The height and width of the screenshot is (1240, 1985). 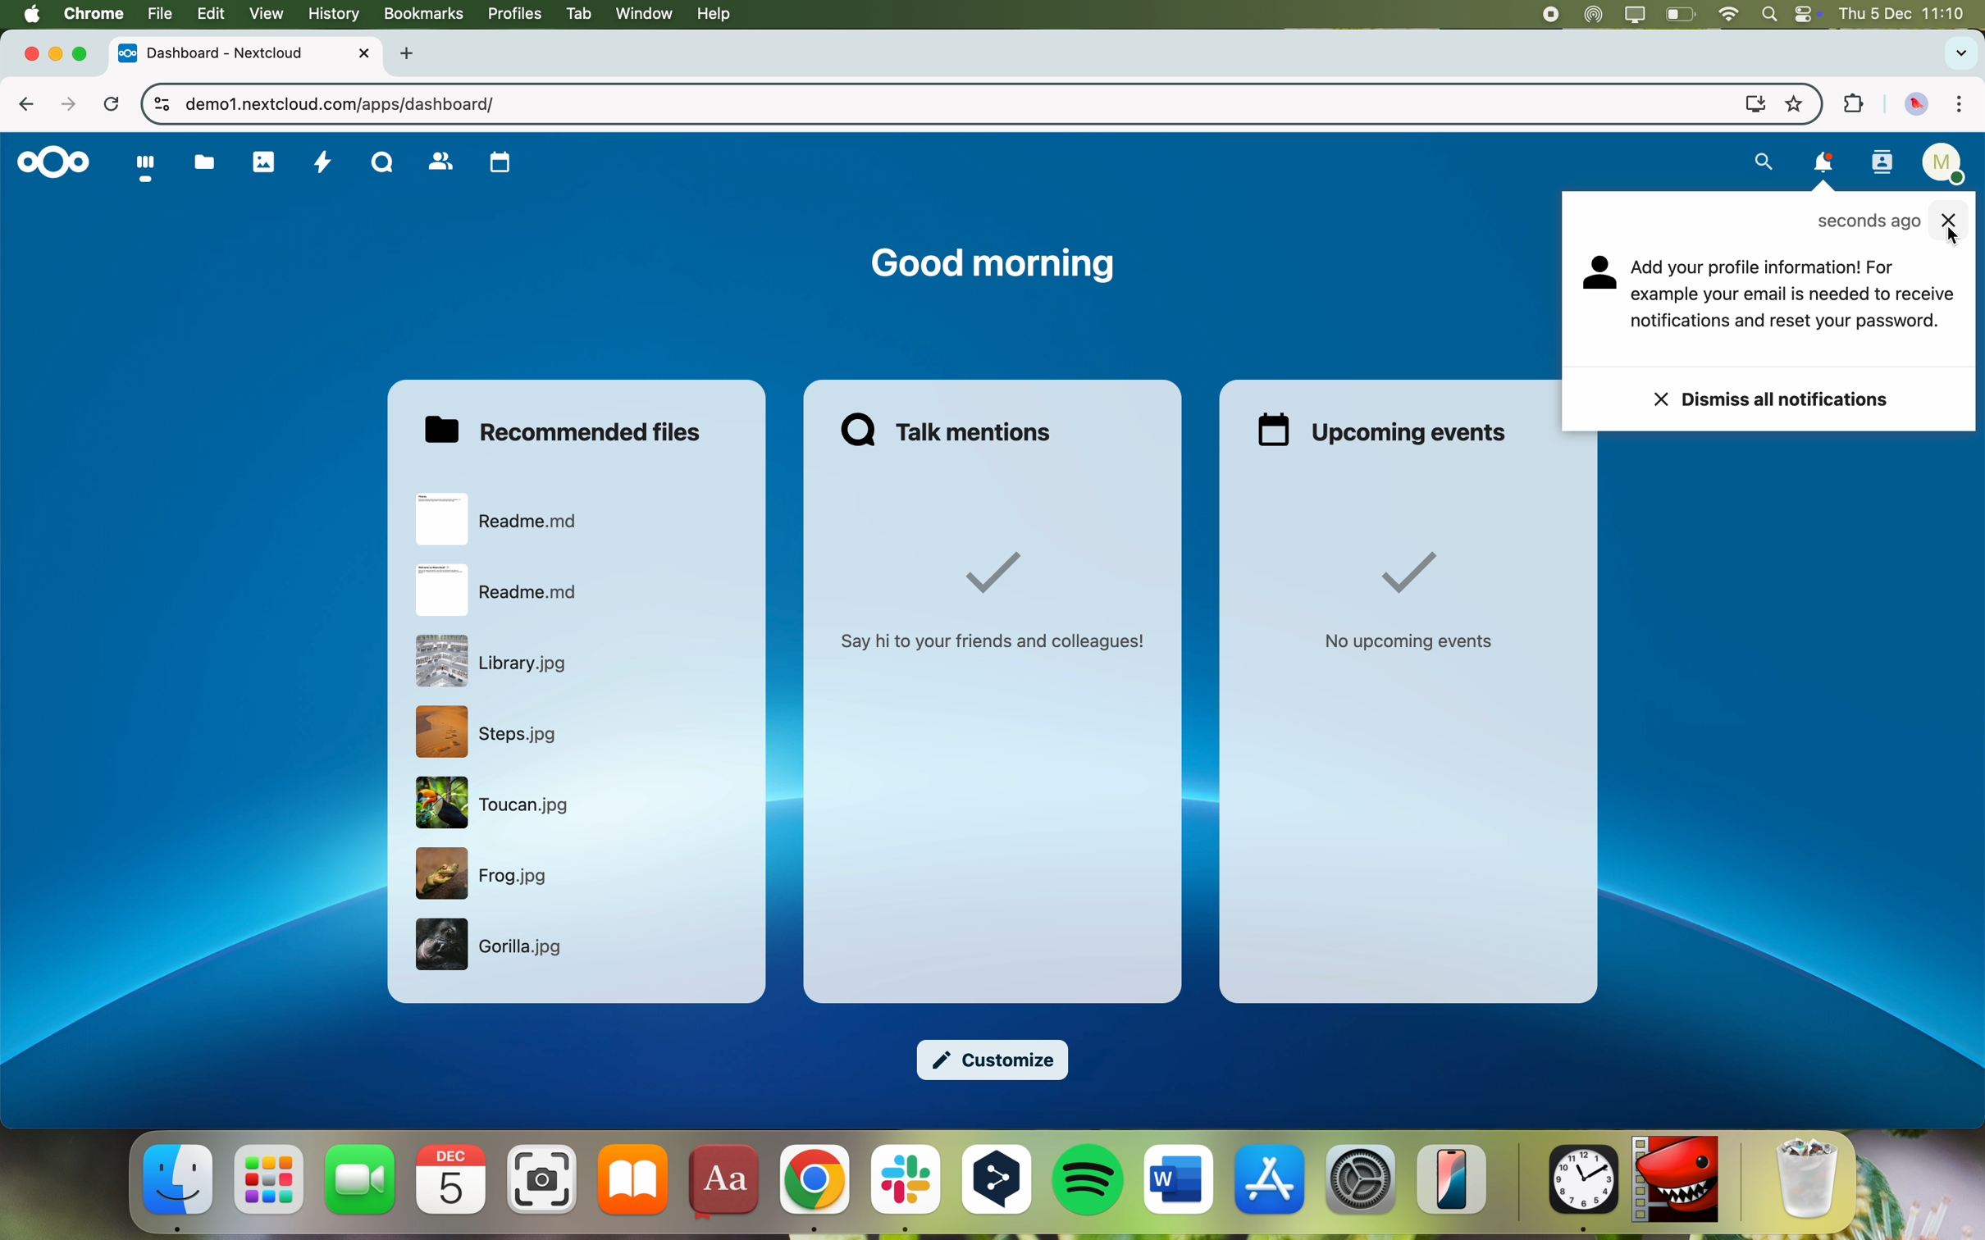 What do you see at coordinates (997, 602) in the screenshot?
I see `say hi` at bounding box center [997, 602].